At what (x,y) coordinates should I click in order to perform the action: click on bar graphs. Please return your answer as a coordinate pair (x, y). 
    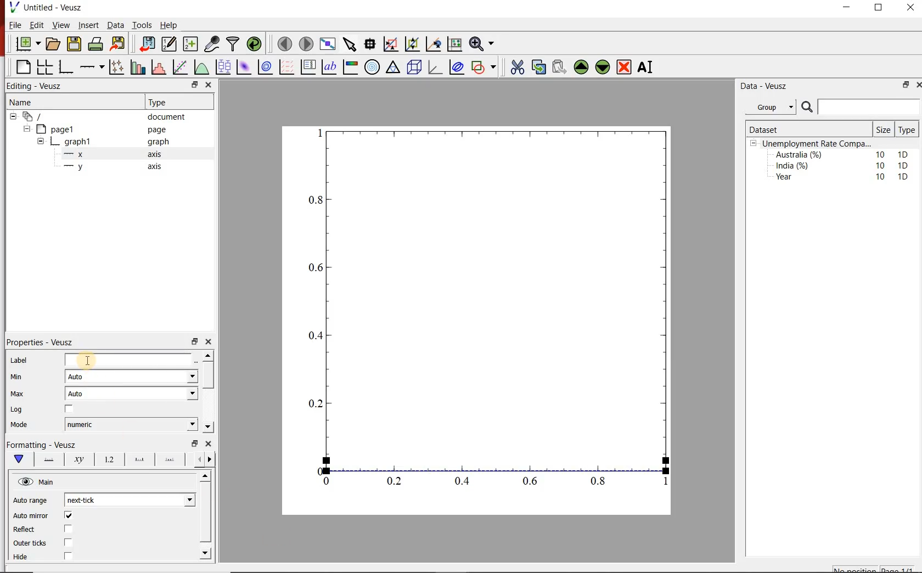
    Looking at the image, I should click on (137, 67).